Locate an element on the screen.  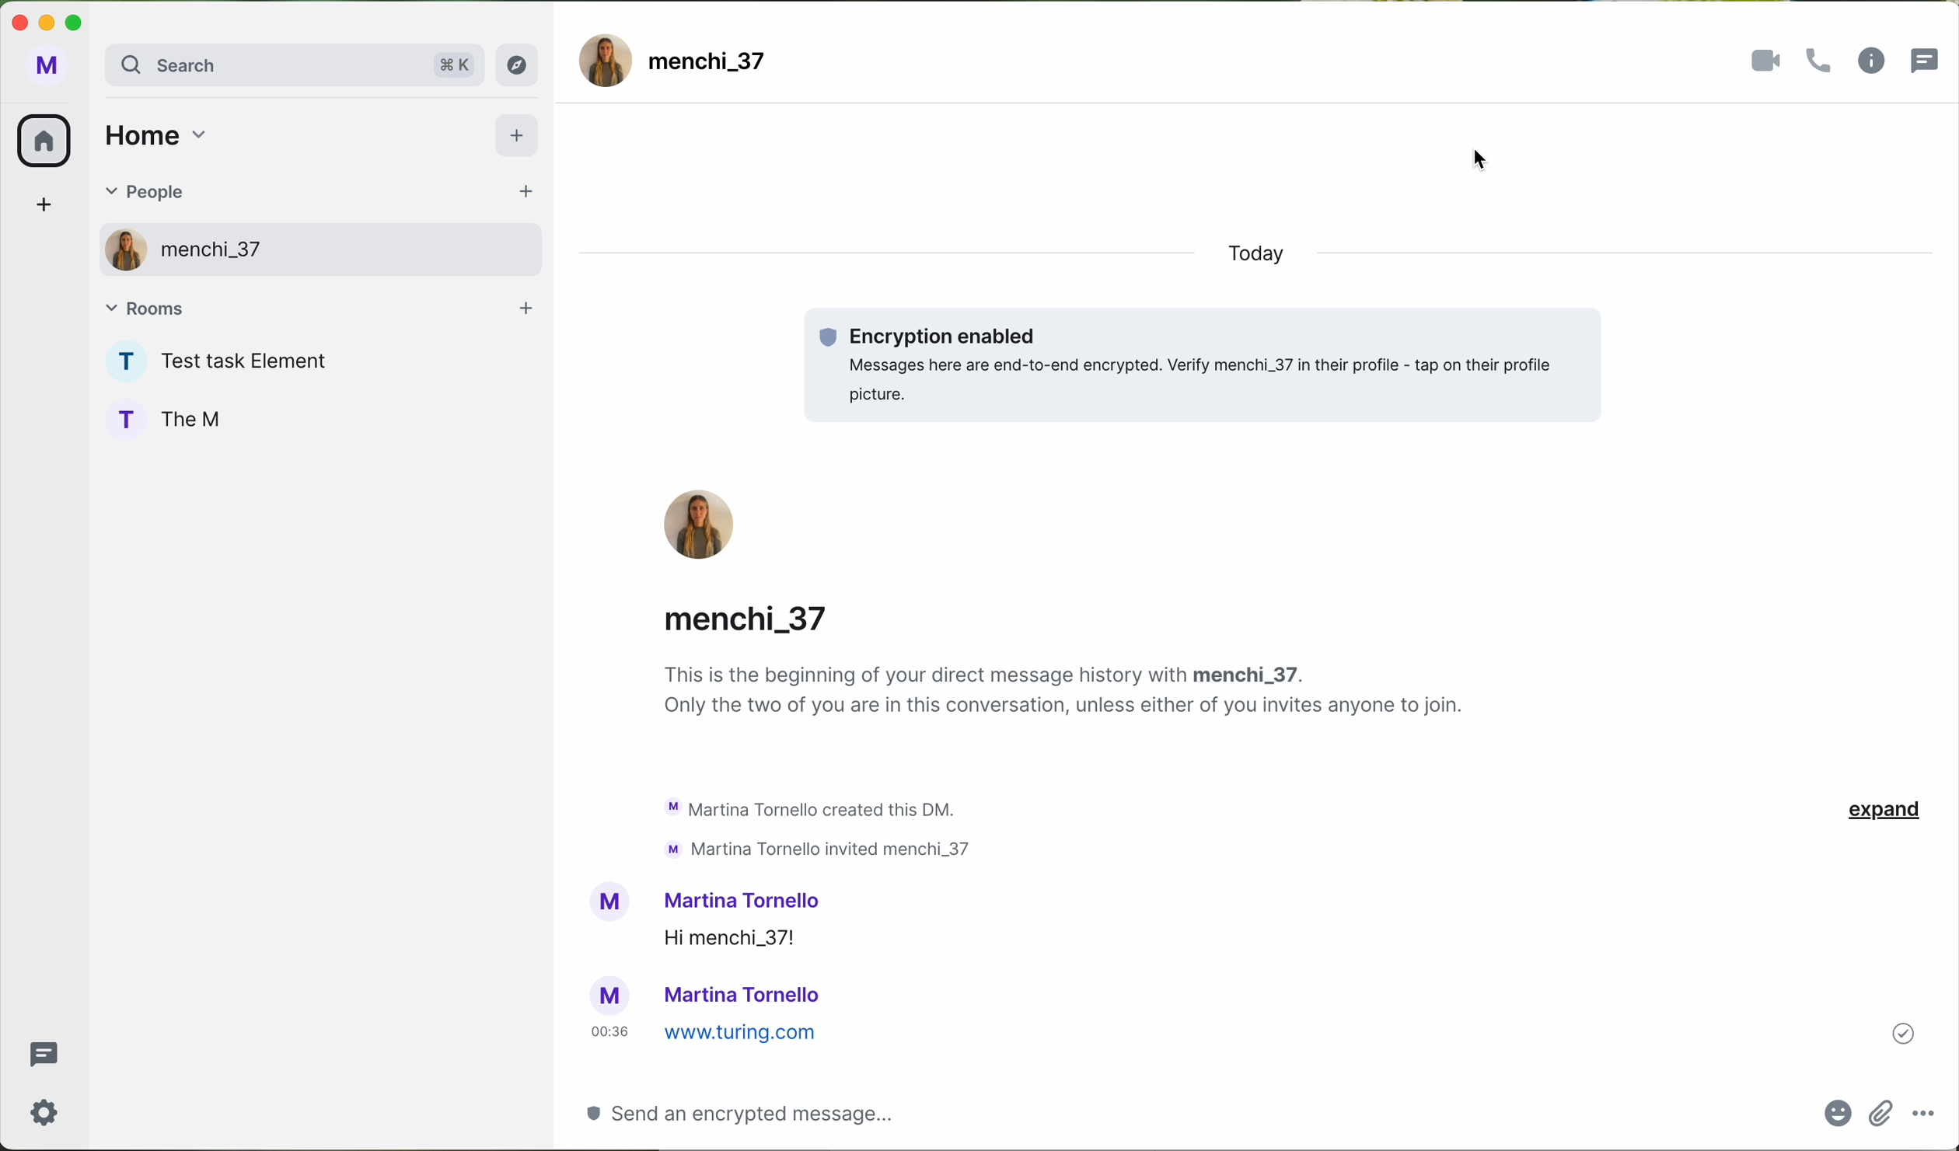
maximize is located at coordinates (81, 22).